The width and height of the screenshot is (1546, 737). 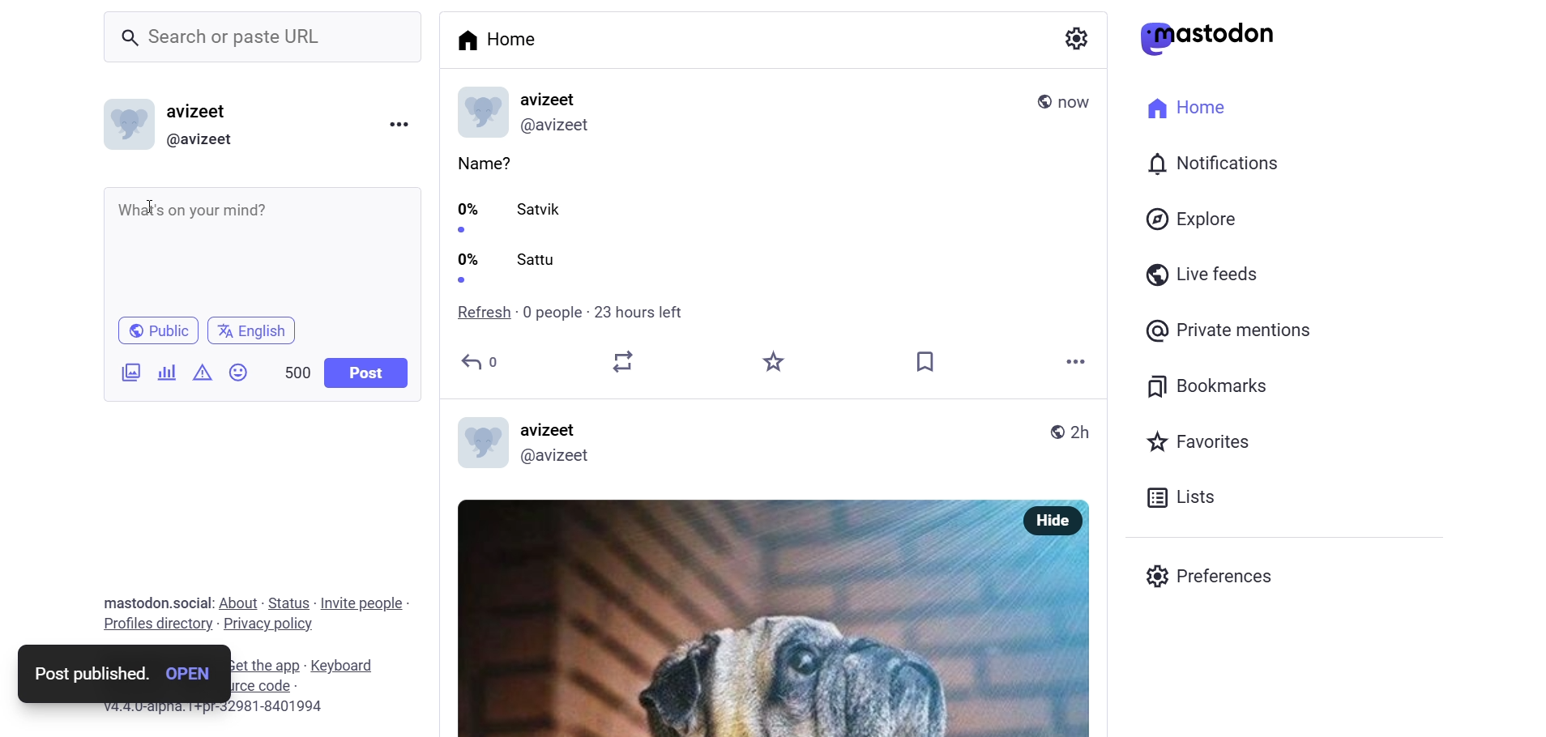 I want to click on status, so click(x=288, y=603).